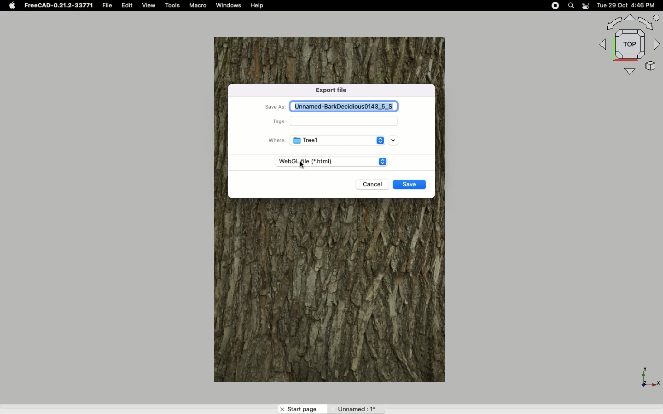 The image size is (663, 414). I want to click on Cursor, so click(302, 166).